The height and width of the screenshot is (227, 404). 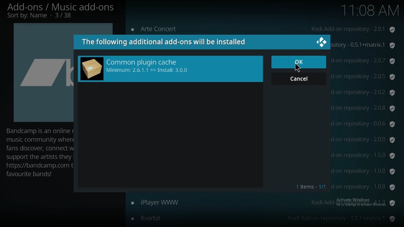 What do you see at coordinates (170, 69) in the screenshot?
I see `file` at bounding box center [170, 69].